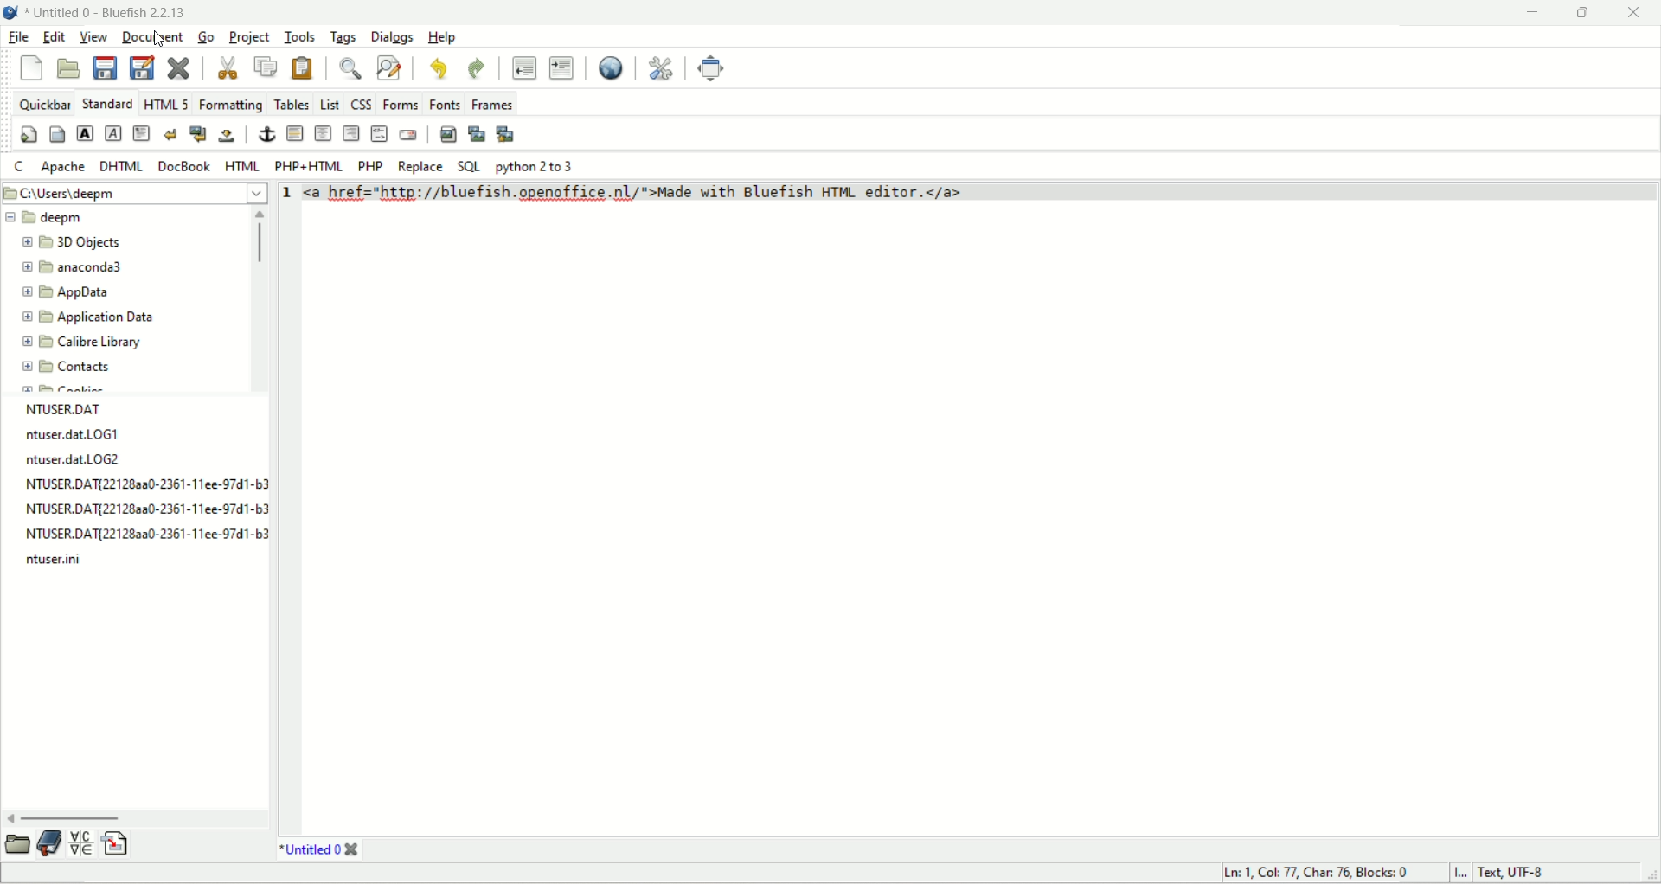  I want to click on HTML 5, so click(166, 101).